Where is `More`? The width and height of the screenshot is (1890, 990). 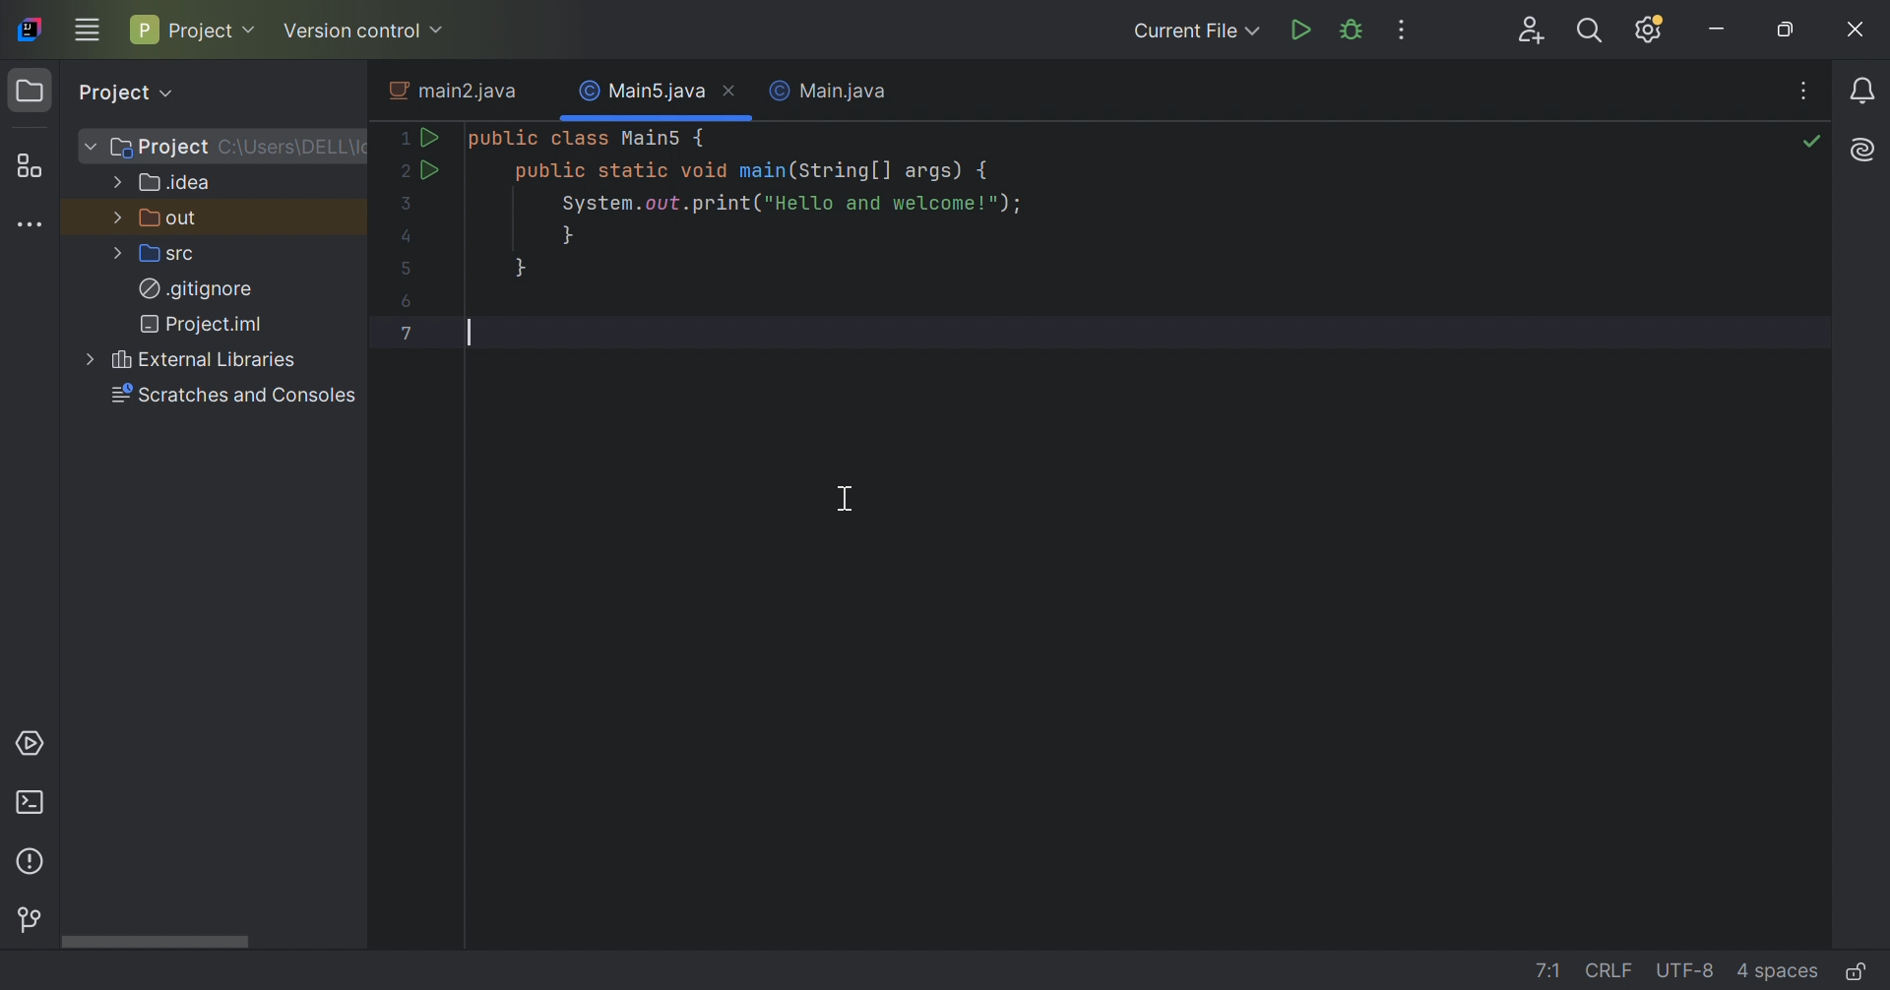
More is located at coordinates (115, 215).